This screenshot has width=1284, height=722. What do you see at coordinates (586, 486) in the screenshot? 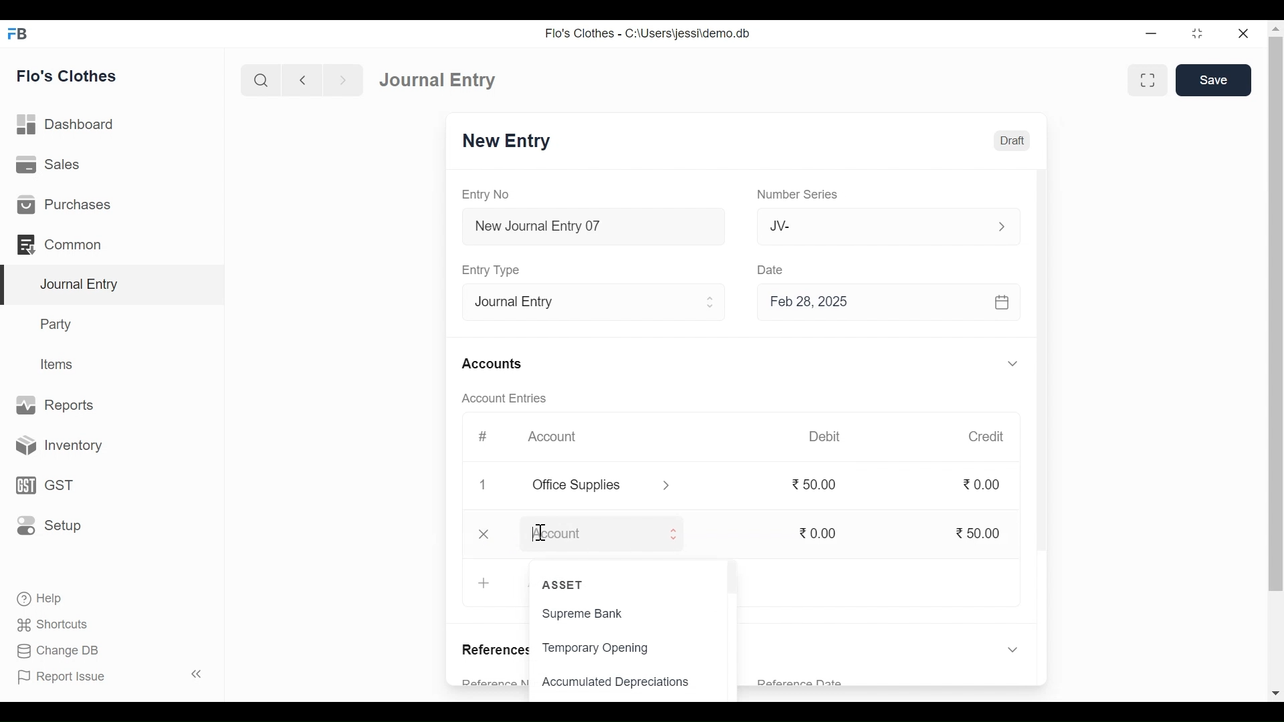
I see `Office Supplies` at bounding box center [586, 486].